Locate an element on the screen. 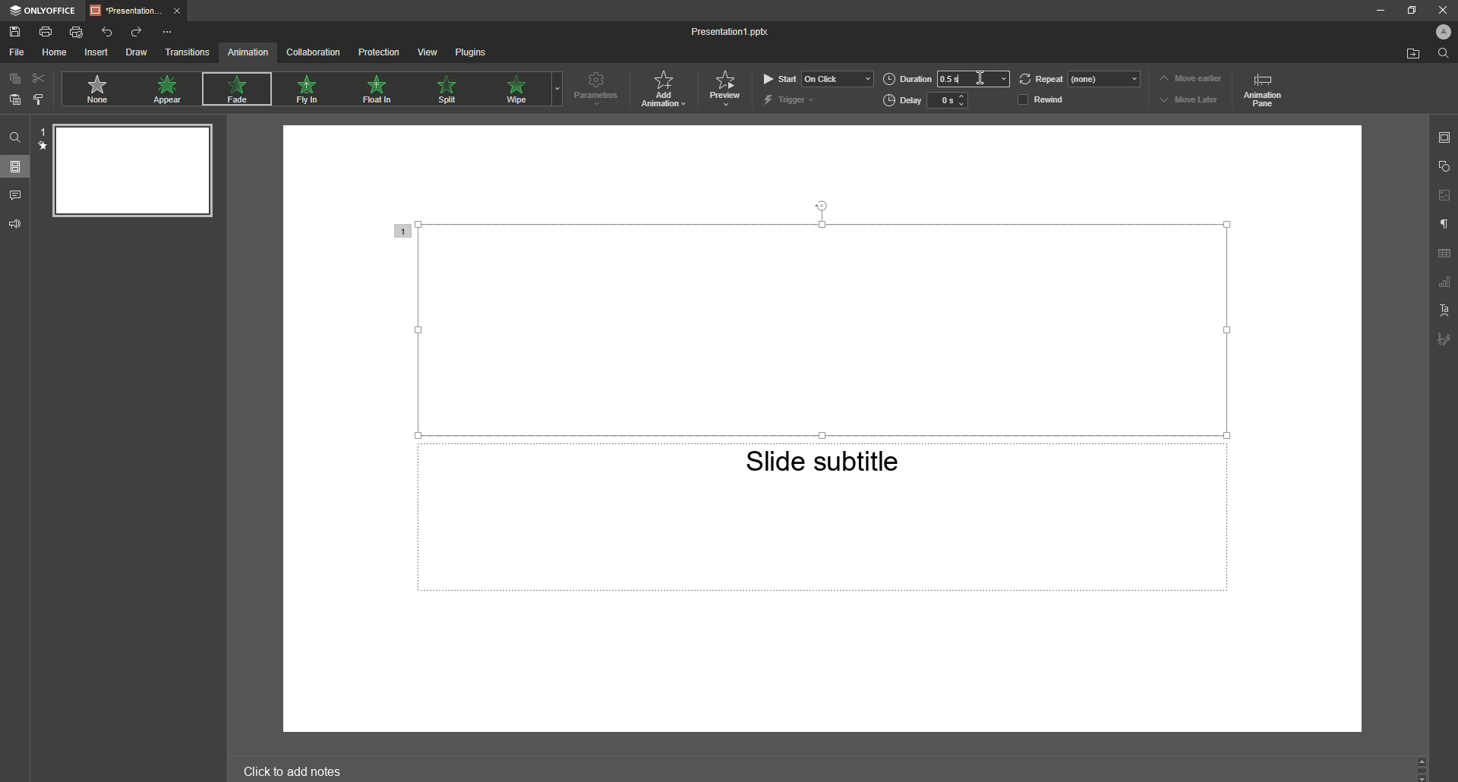  Fly In is located at coordinates (308, 89).